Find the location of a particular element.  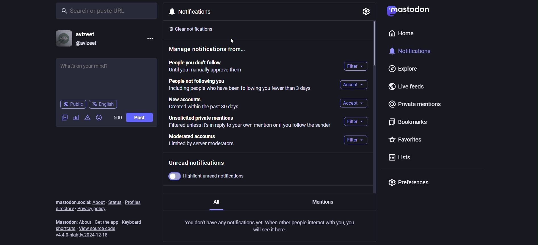

profile picture is located at coordinates (63, 38).